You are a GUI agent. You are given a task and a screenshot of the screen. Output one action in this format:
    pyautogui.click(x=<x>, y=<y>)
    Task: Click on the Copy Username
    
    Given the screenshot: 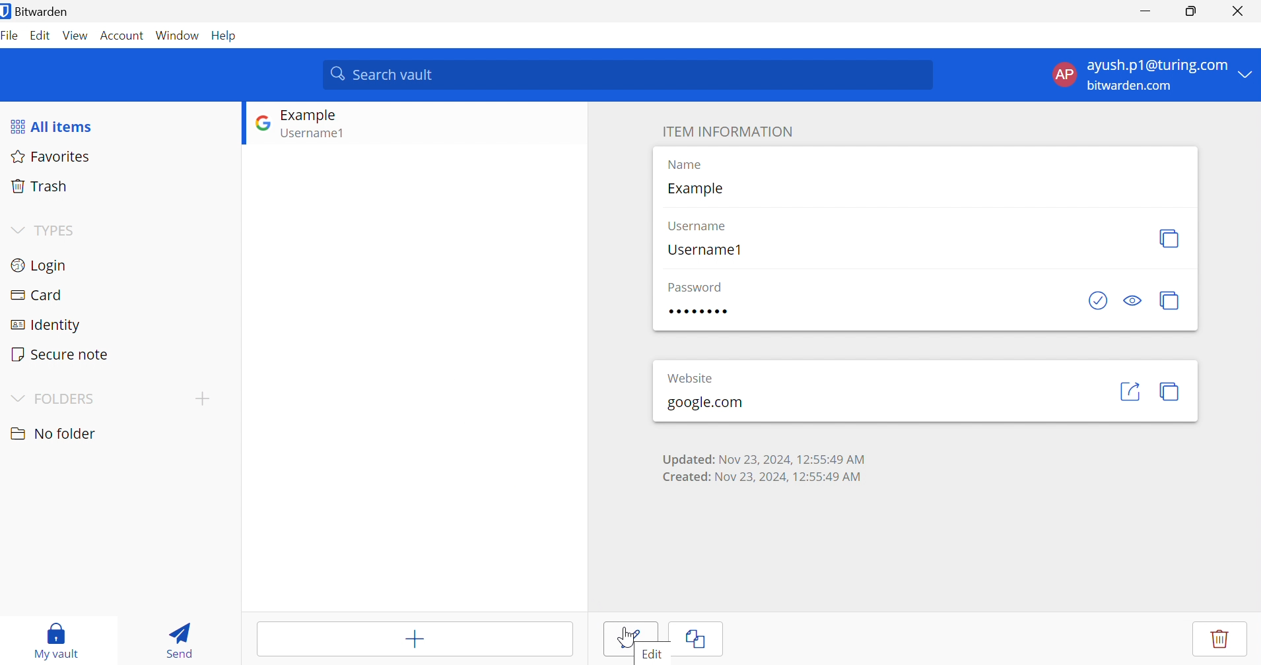 What is the action you would take?
    pyautogui.click(x=1170, y=237)
    